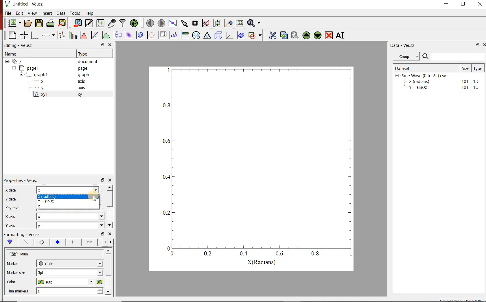  Describe the element at coordinates (69, 272) in the screenshot. I see `3 pt` at that location.